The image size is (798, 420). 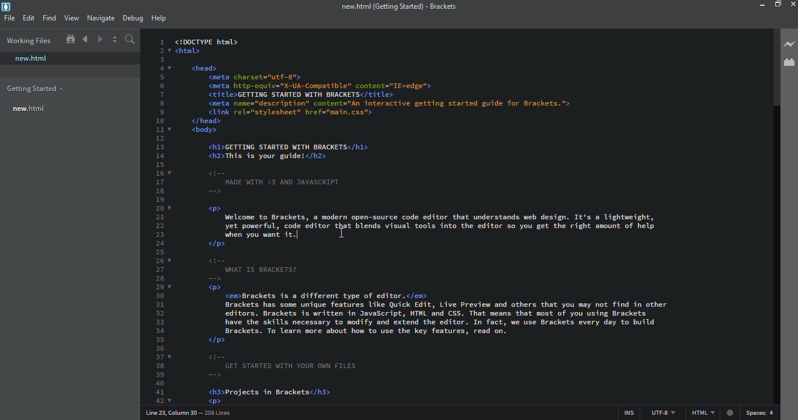 What do you see at coordinates (101, 18) in the screenshot?
I see `navigate` at bounding box center [101, 18].